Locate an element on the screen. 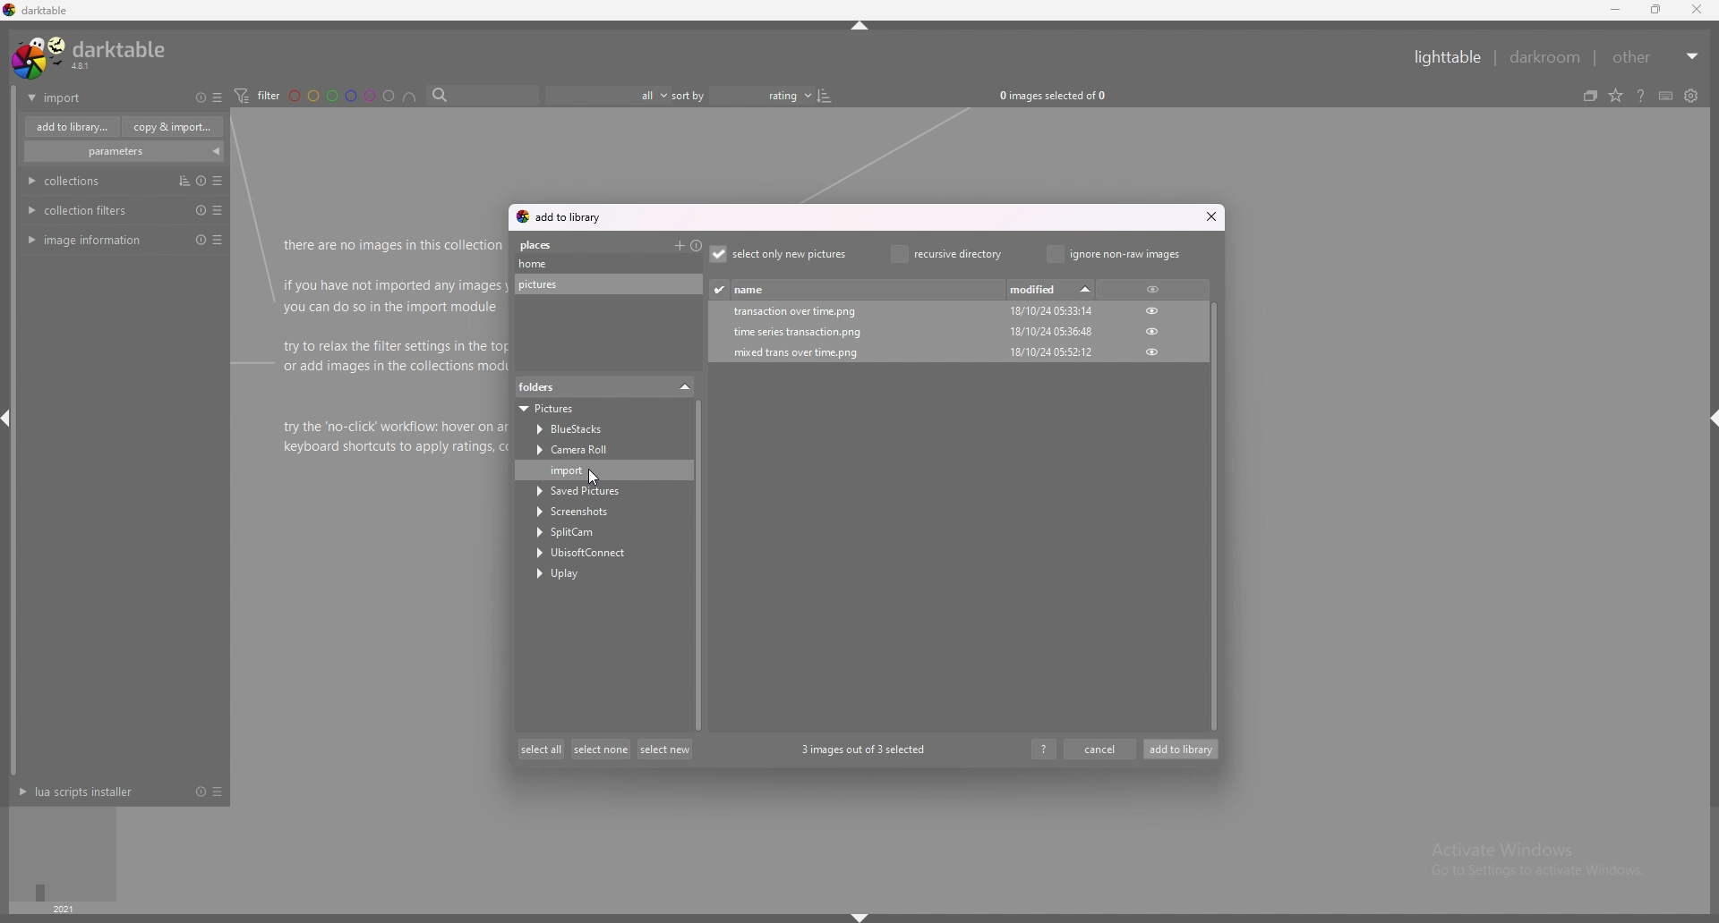 The image size is (1719, 923). add to library is located at coordinates (1181, 749).